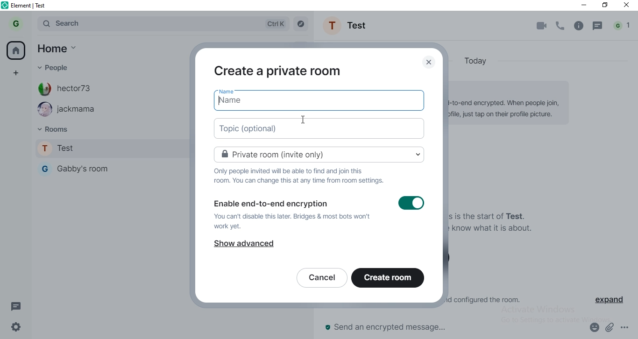 The image size is (638, 339). I want to click on create a private room, so click(282, 71).